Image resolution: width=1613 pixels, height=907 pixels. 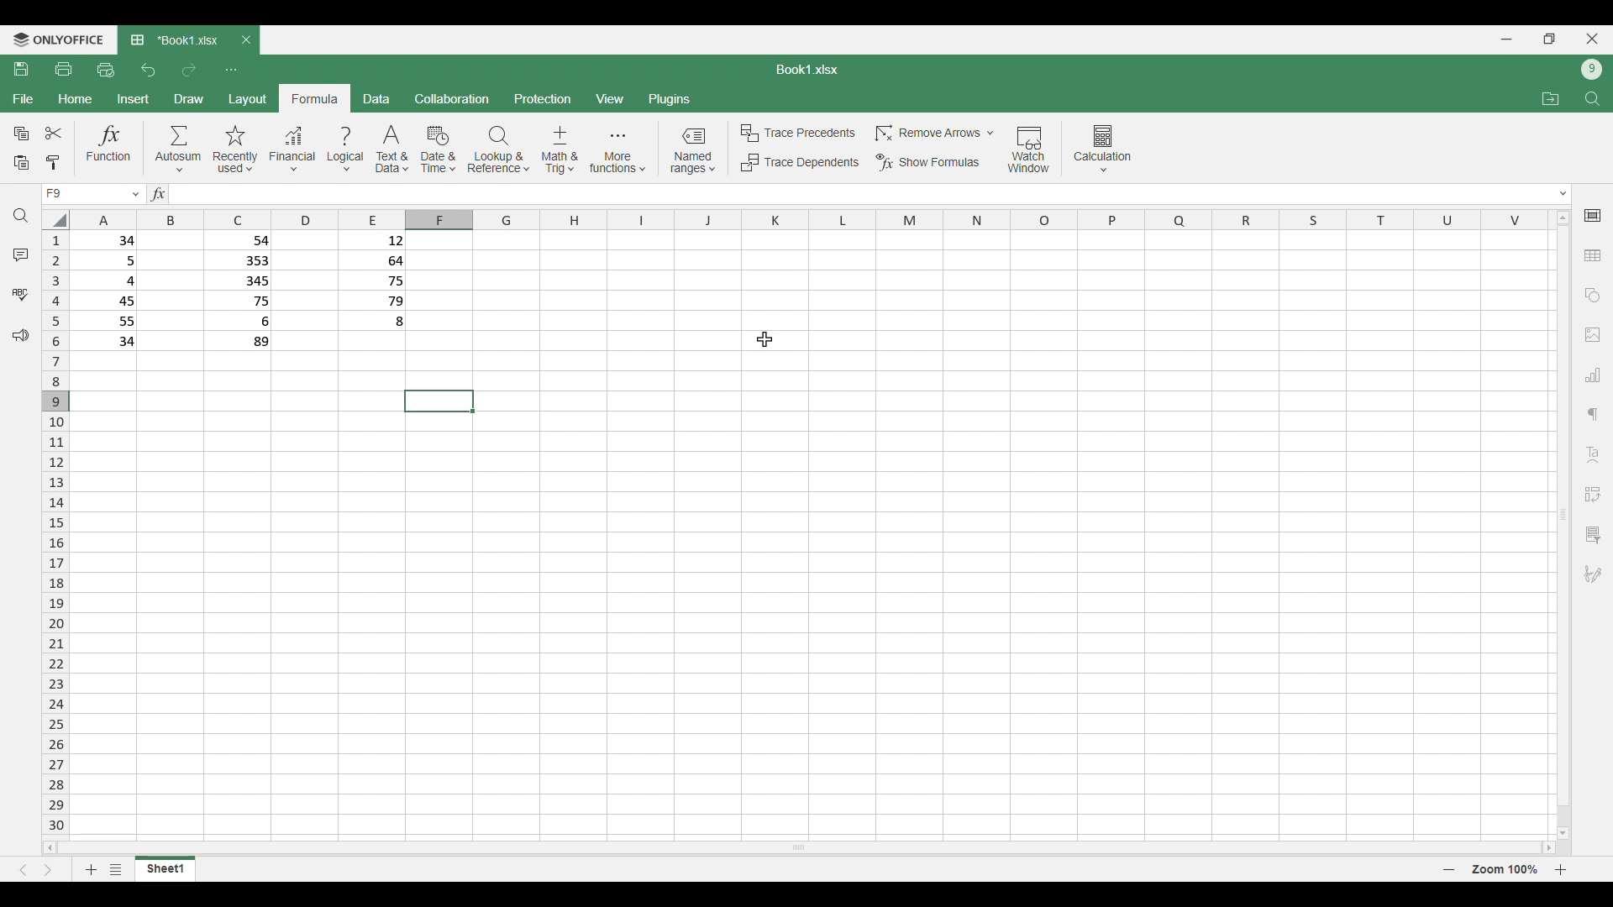 I want to click on Comments, so click(x=21, y=255).